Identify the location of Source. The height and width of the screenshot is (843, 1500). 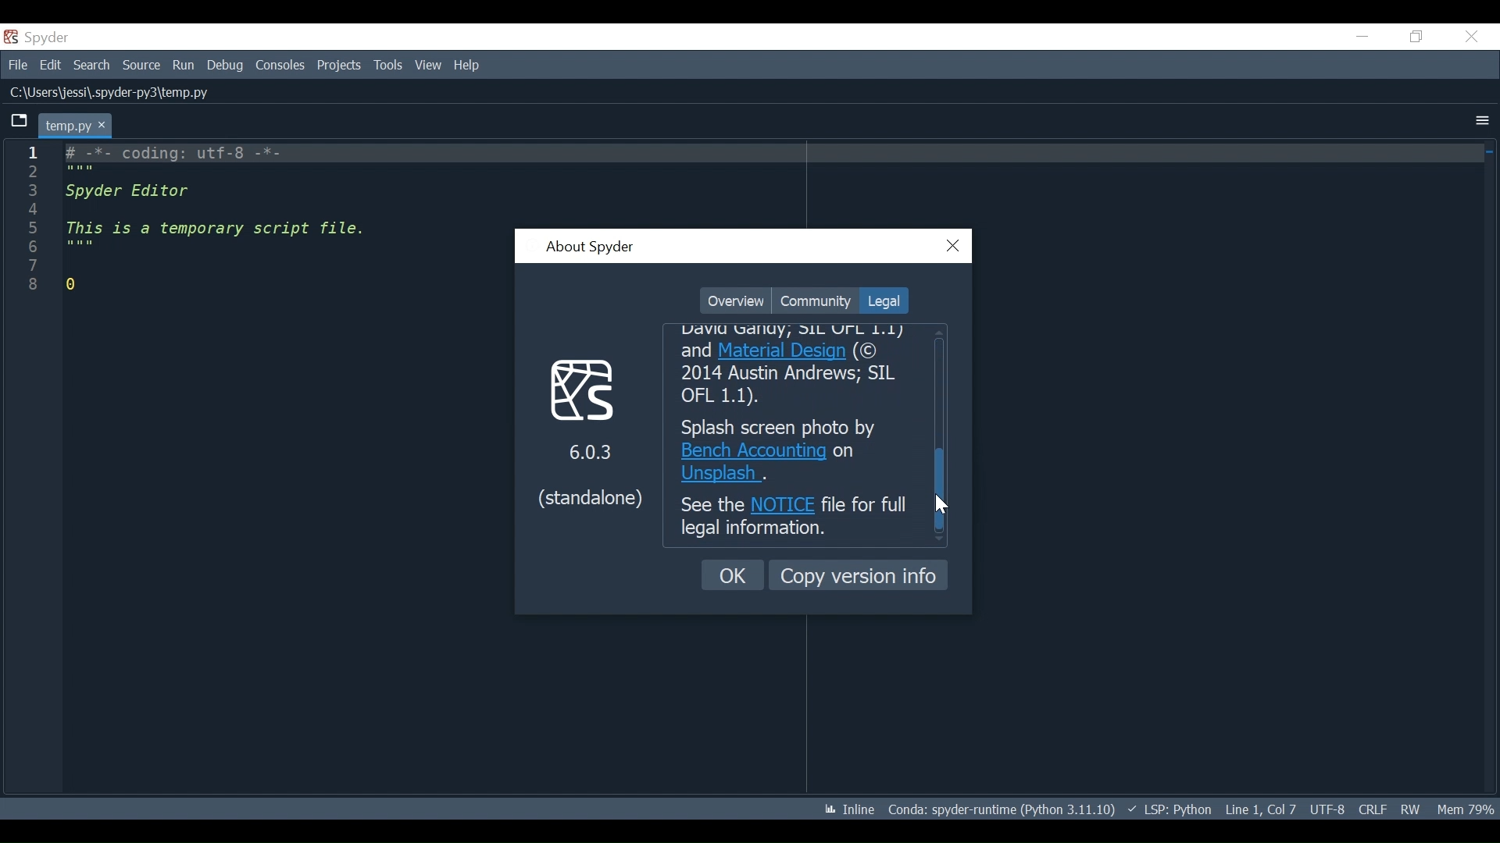
(141, 66).